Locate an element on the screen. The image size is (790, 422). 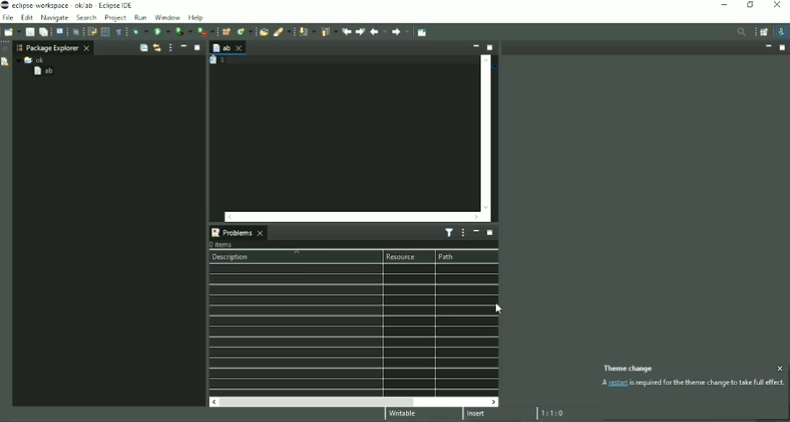
Search is located at coordinates (282, 32).